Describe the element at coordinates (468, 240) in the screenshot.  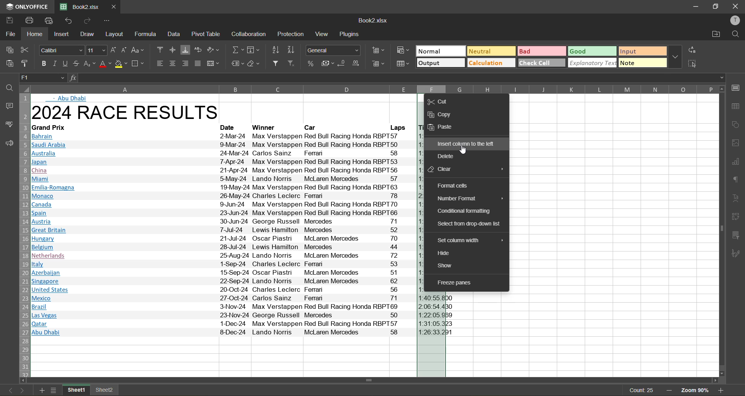
I see `set column width` at that location.